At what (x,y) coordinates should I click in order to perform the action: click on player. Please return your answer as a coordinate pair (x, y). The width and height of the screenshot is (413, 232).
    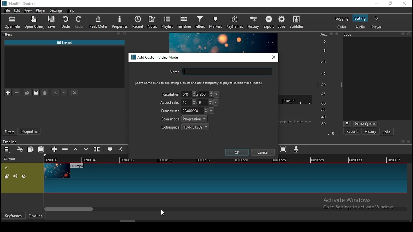
    Looking at the image, I should click on (378, 27).